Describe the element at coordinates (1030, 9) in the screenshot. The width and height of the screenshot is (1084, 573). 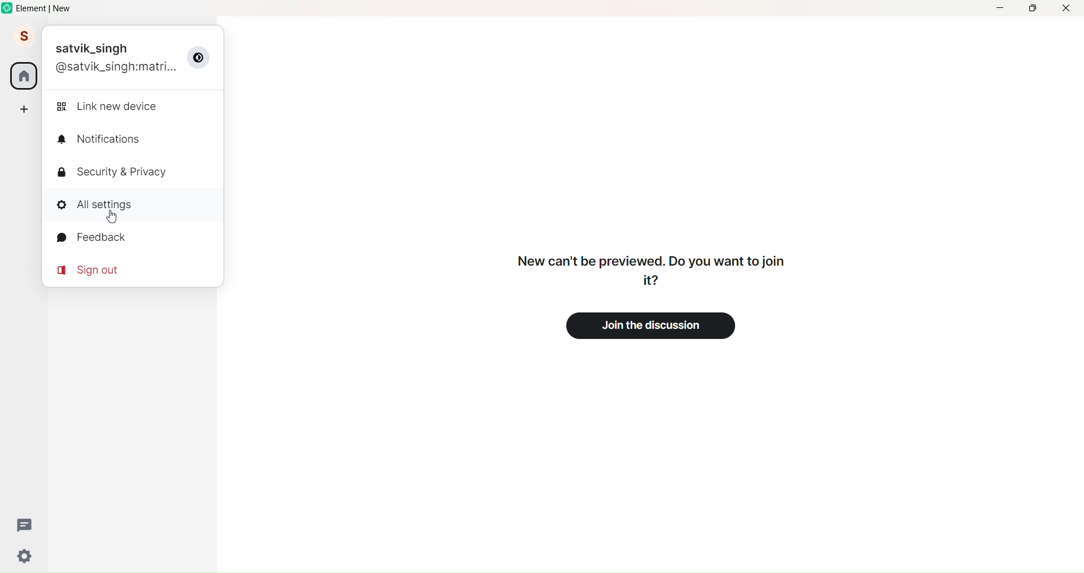
I see `Maximize` at that location.